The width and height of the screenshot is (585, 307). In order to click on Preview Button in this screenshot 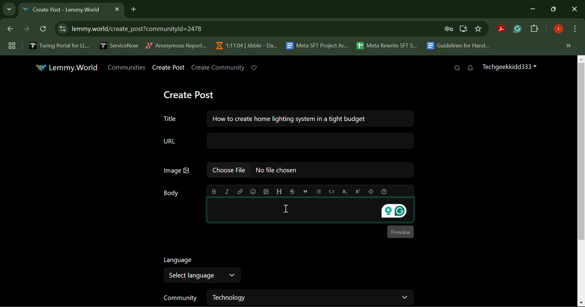, I will do `click(400, 232)`.